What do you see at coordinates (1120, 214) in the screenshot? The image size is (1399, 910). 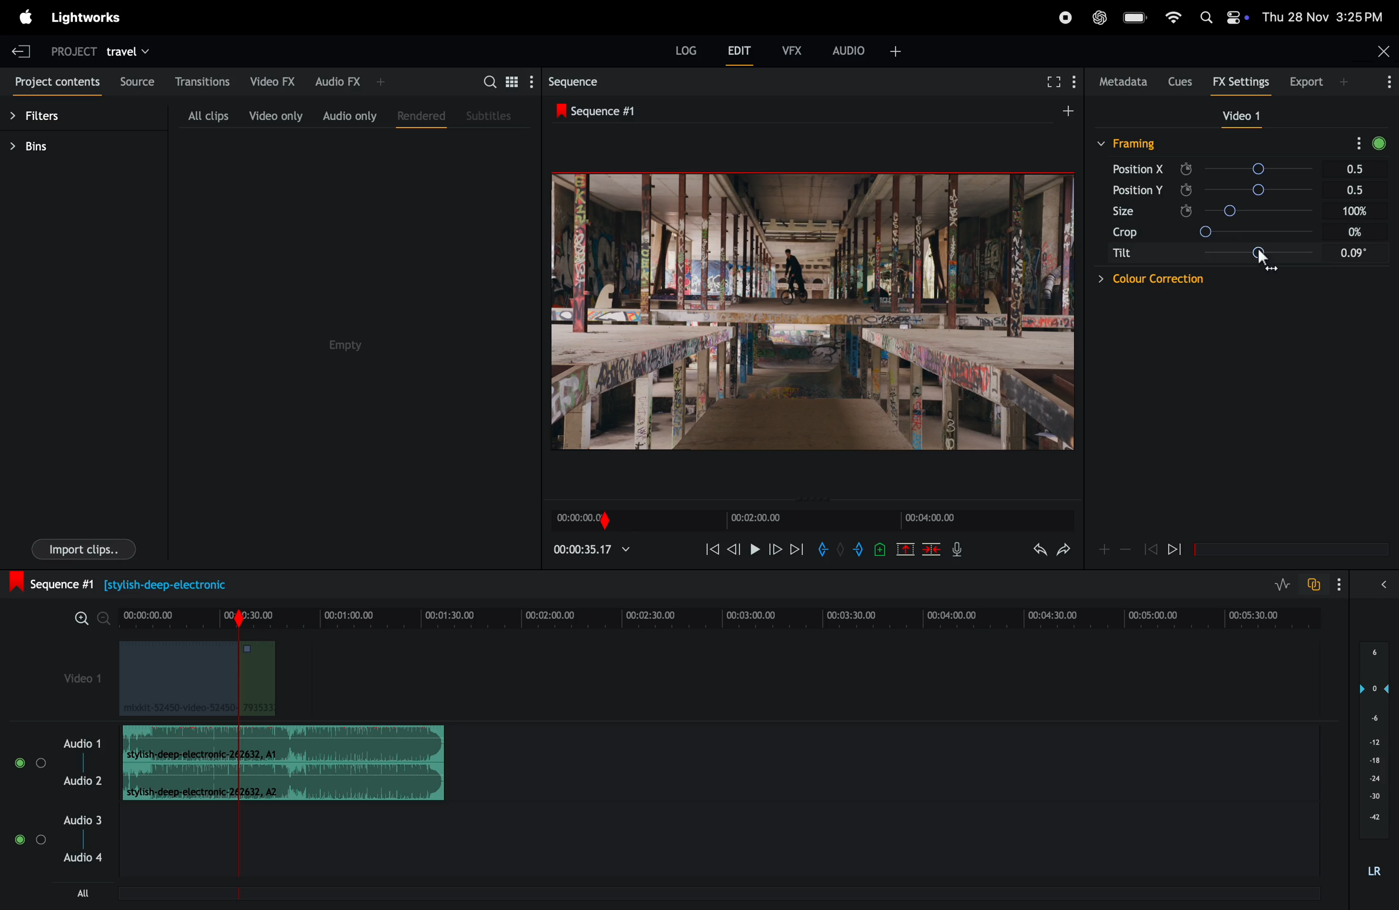 I see `size` at bounding box center [1120, 214].